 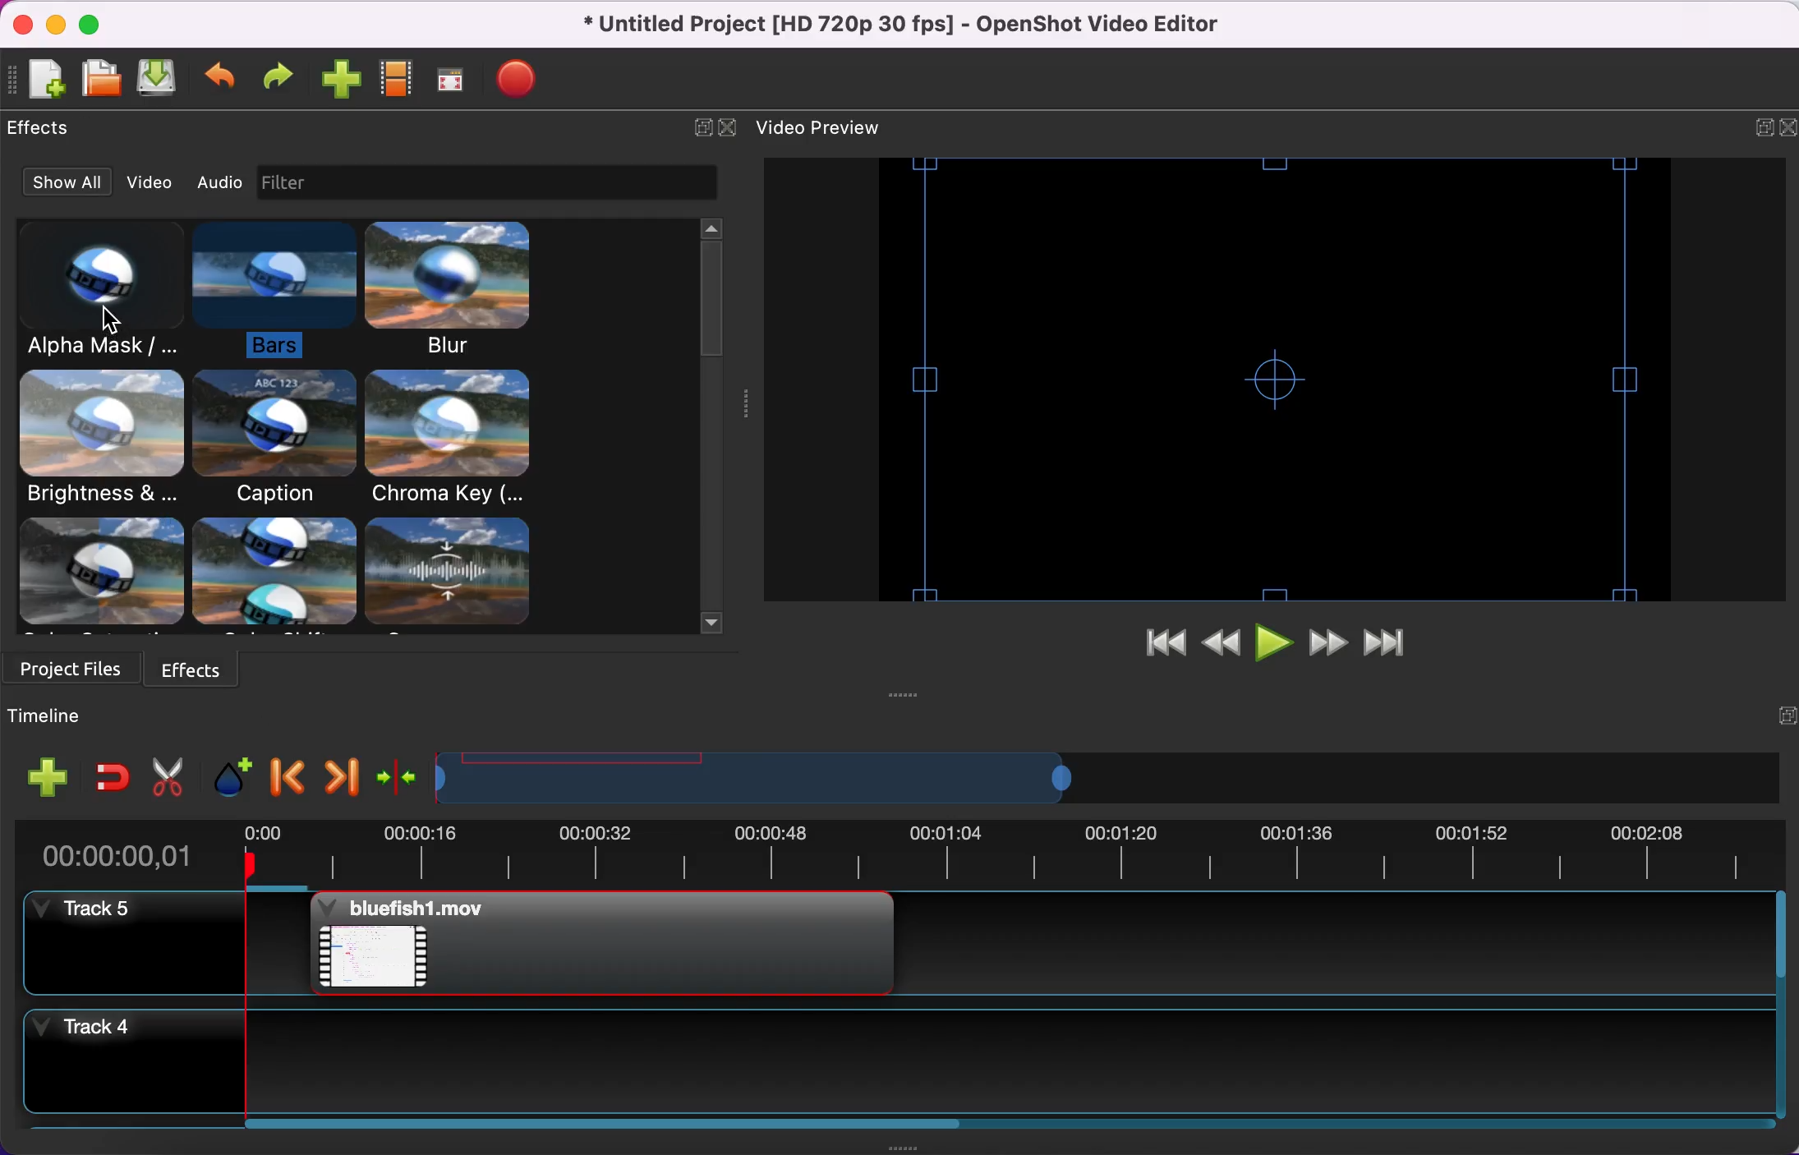 What do you see at coordinates (268, 291) in the screenshot?
I see `bars` at bounding box center [268, 291].